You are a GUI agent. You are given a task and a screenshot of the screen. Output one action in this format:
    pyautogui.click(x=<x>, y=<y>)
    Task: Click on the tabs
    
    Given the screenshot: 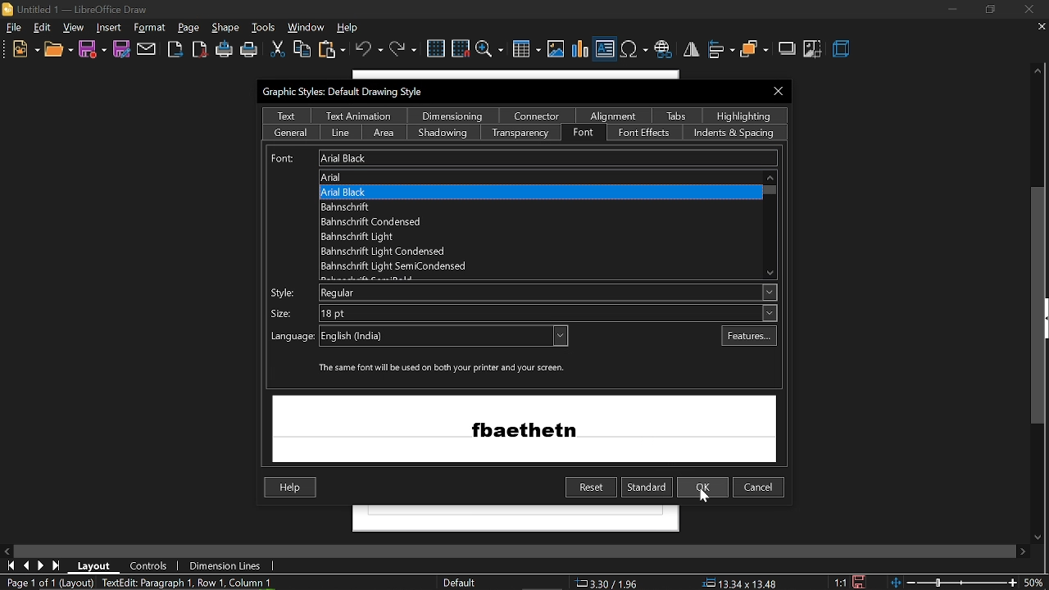 What is the action you would take?
    pyautogui.click(x=676, y=116)
    